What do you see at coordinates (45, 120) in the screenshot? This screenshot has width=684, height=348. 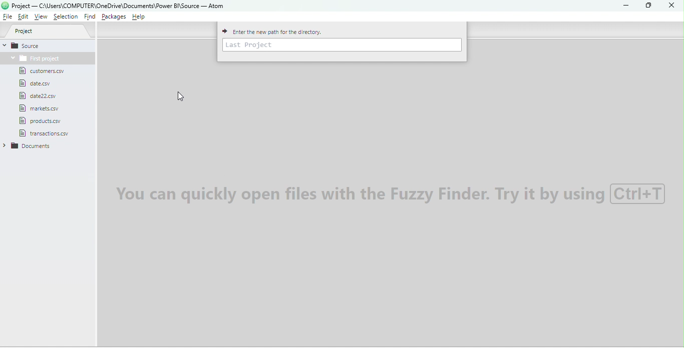 I see `File` at bounding box center [45, 120].